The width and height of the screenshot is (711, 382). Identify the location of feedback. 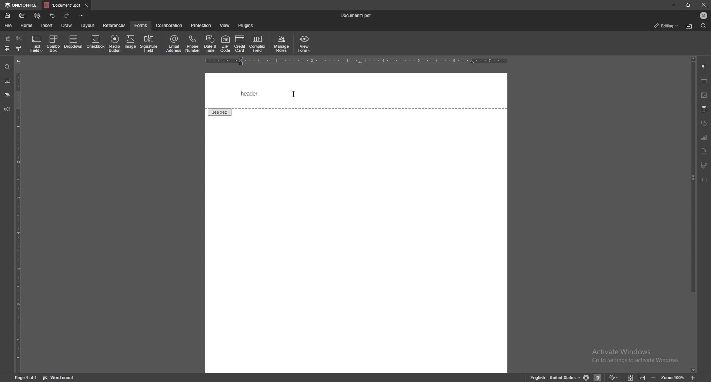
(7, 109).